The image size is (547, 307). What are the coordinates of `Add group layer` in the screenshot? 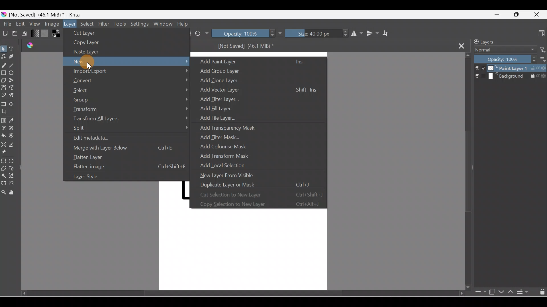 It's located at (230, 70).